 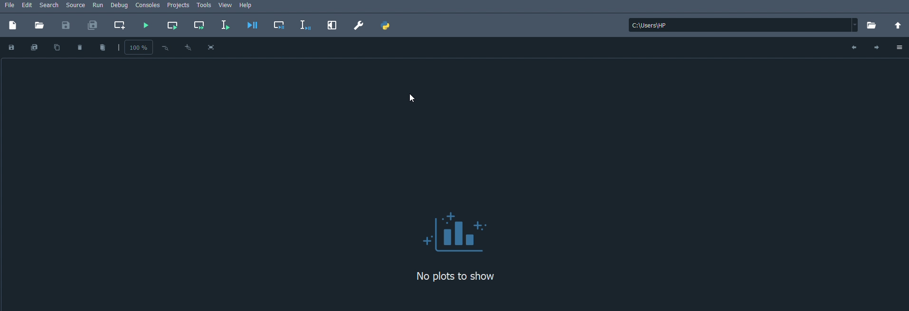 I want to click on Debug selection or current line, so click(x=305, y=25).